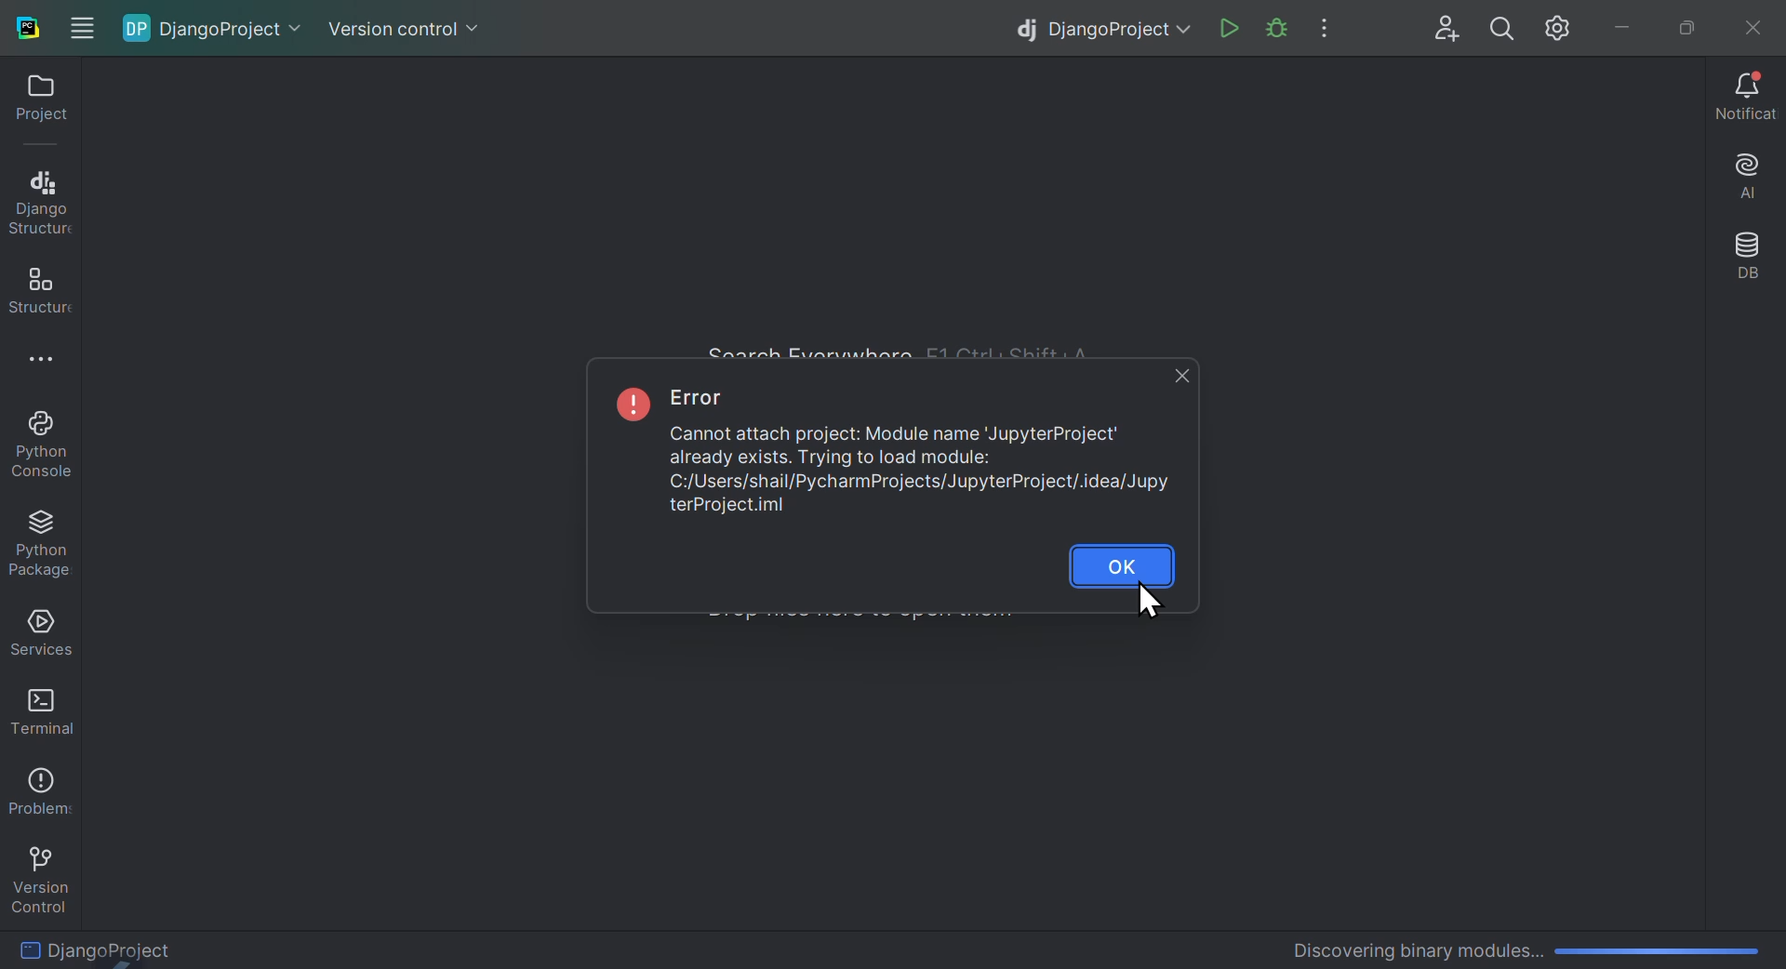 This screenshot has height=969, width=1786. I want to click on Error, so click(891, 445).